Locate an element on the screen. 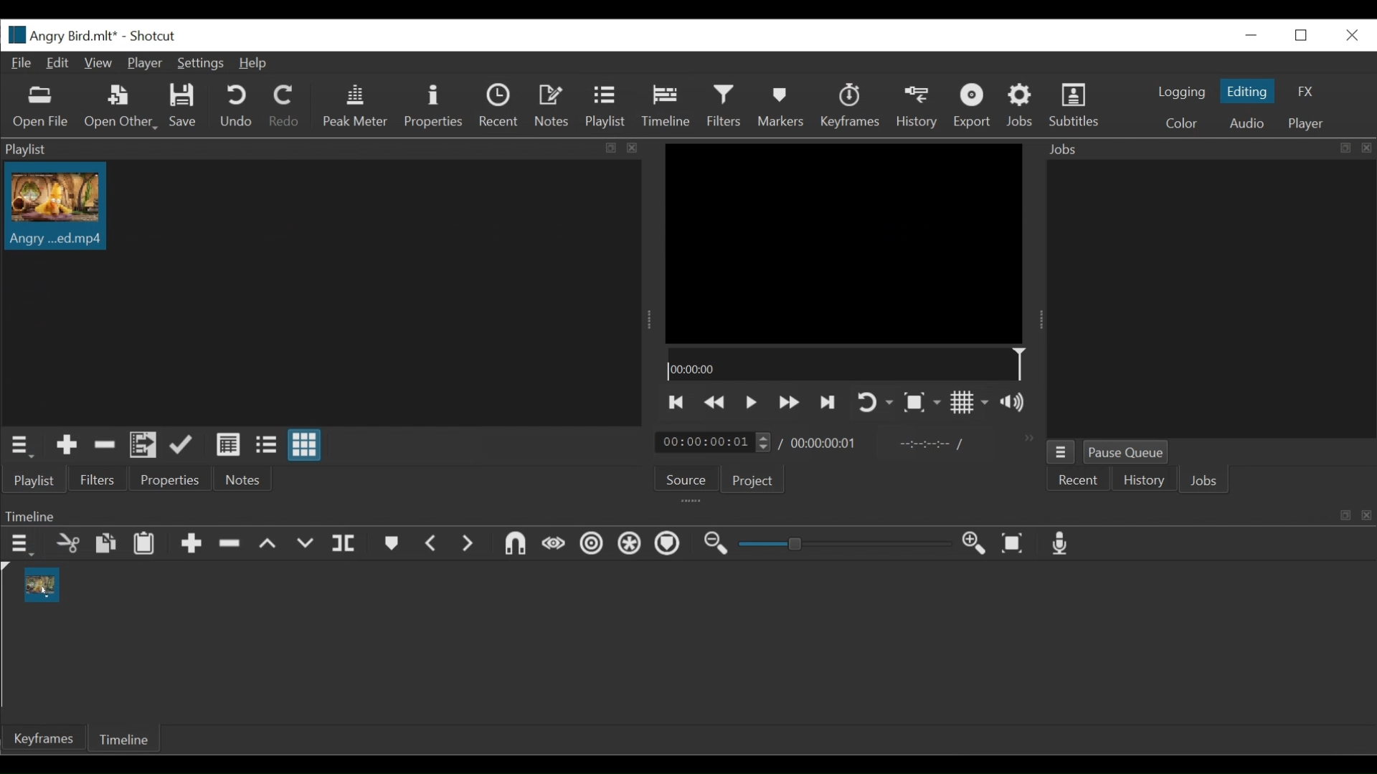 This screenshot has width=1377, height=774. Play quickly backward is located at coordinates (716, 403).